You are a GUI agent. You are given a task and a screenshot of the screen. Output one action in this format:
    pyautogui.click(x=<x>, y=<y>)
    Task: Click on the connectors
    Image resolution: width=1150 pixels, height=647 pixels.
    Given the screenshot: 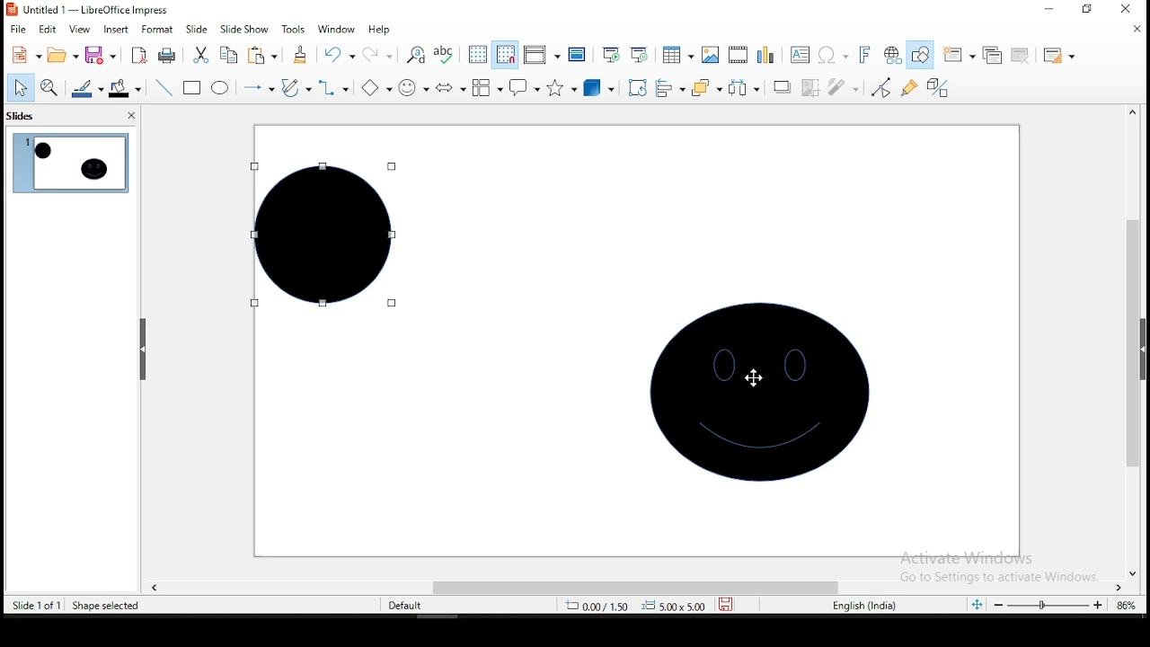 What is the action you would take?
    pyautogui.click(x=334, y=87)
    